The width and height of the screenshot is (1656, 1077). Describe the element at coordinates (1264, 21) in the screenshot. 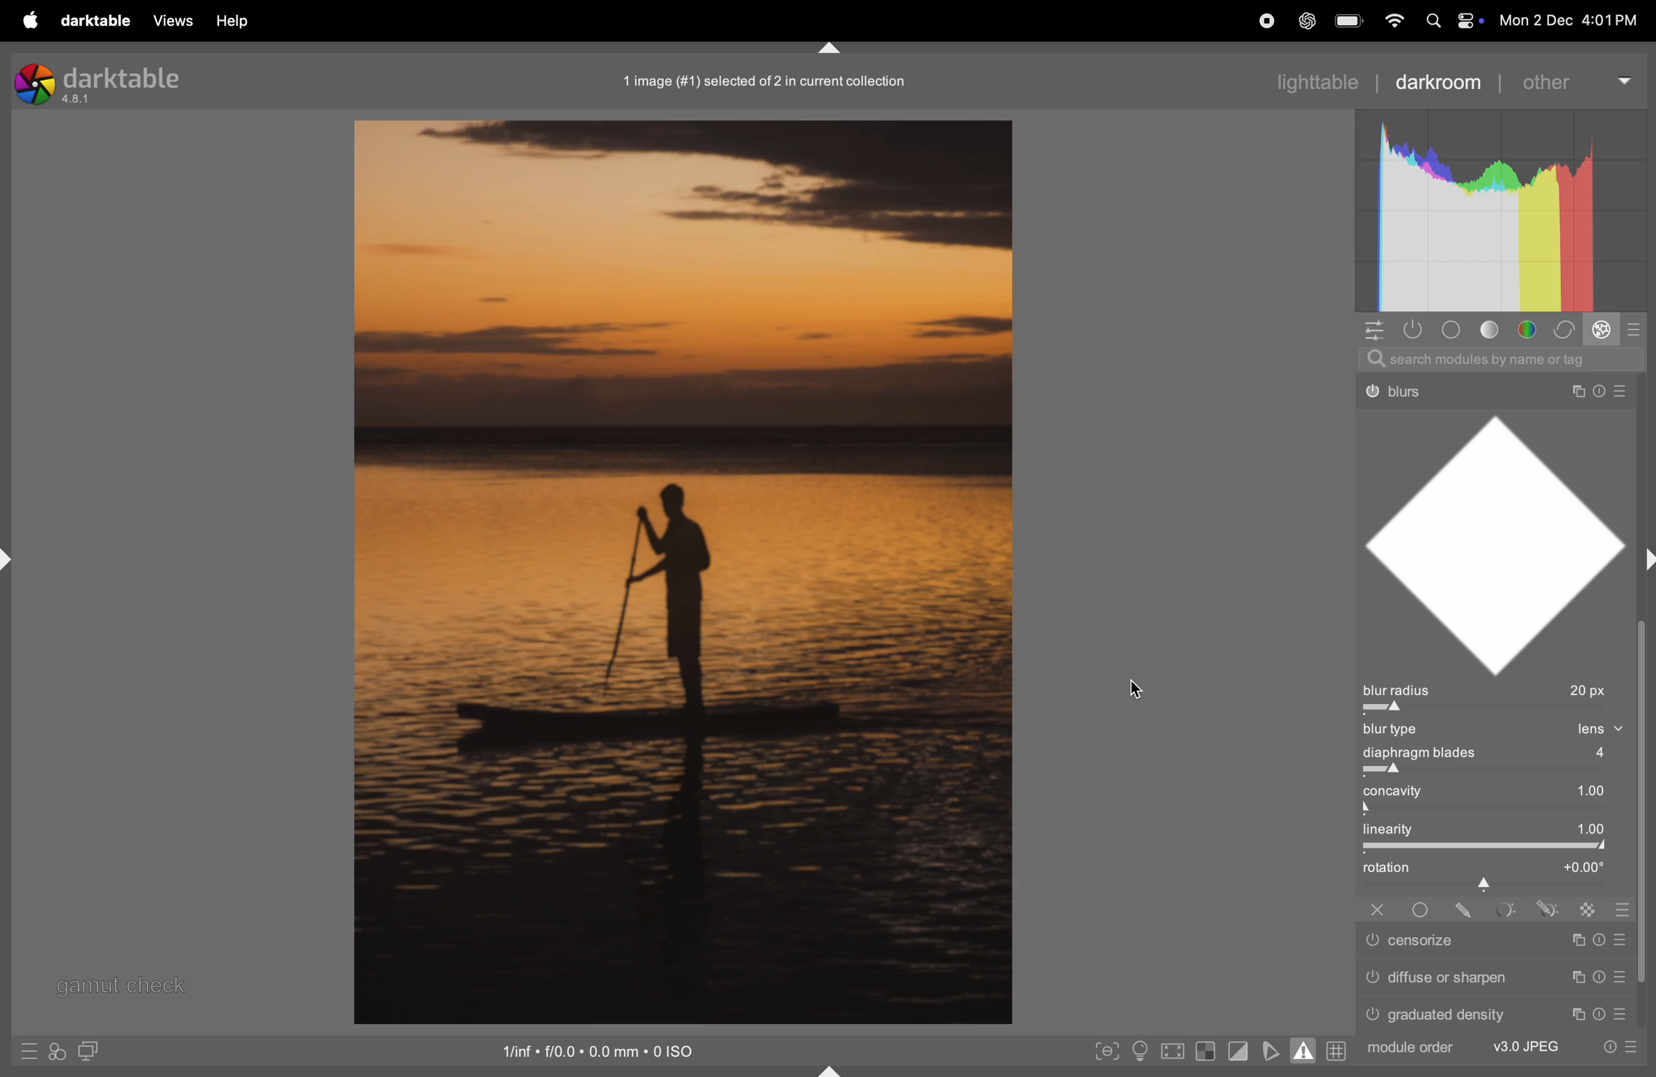

I see `record` at that location.